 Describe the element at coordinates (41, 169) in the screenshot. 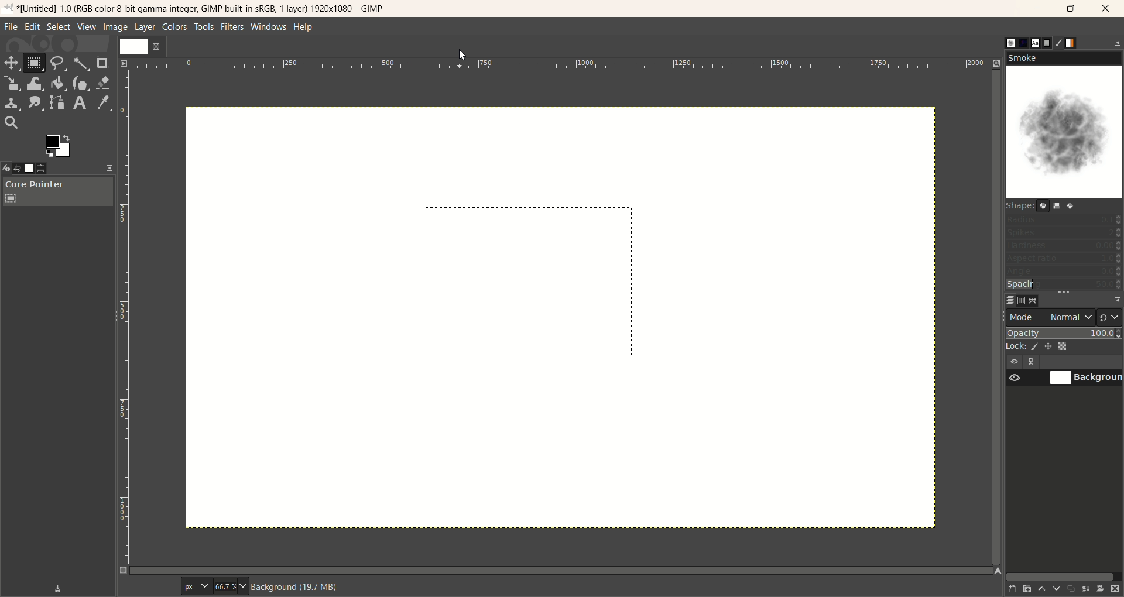

I see `tool options` at that location.